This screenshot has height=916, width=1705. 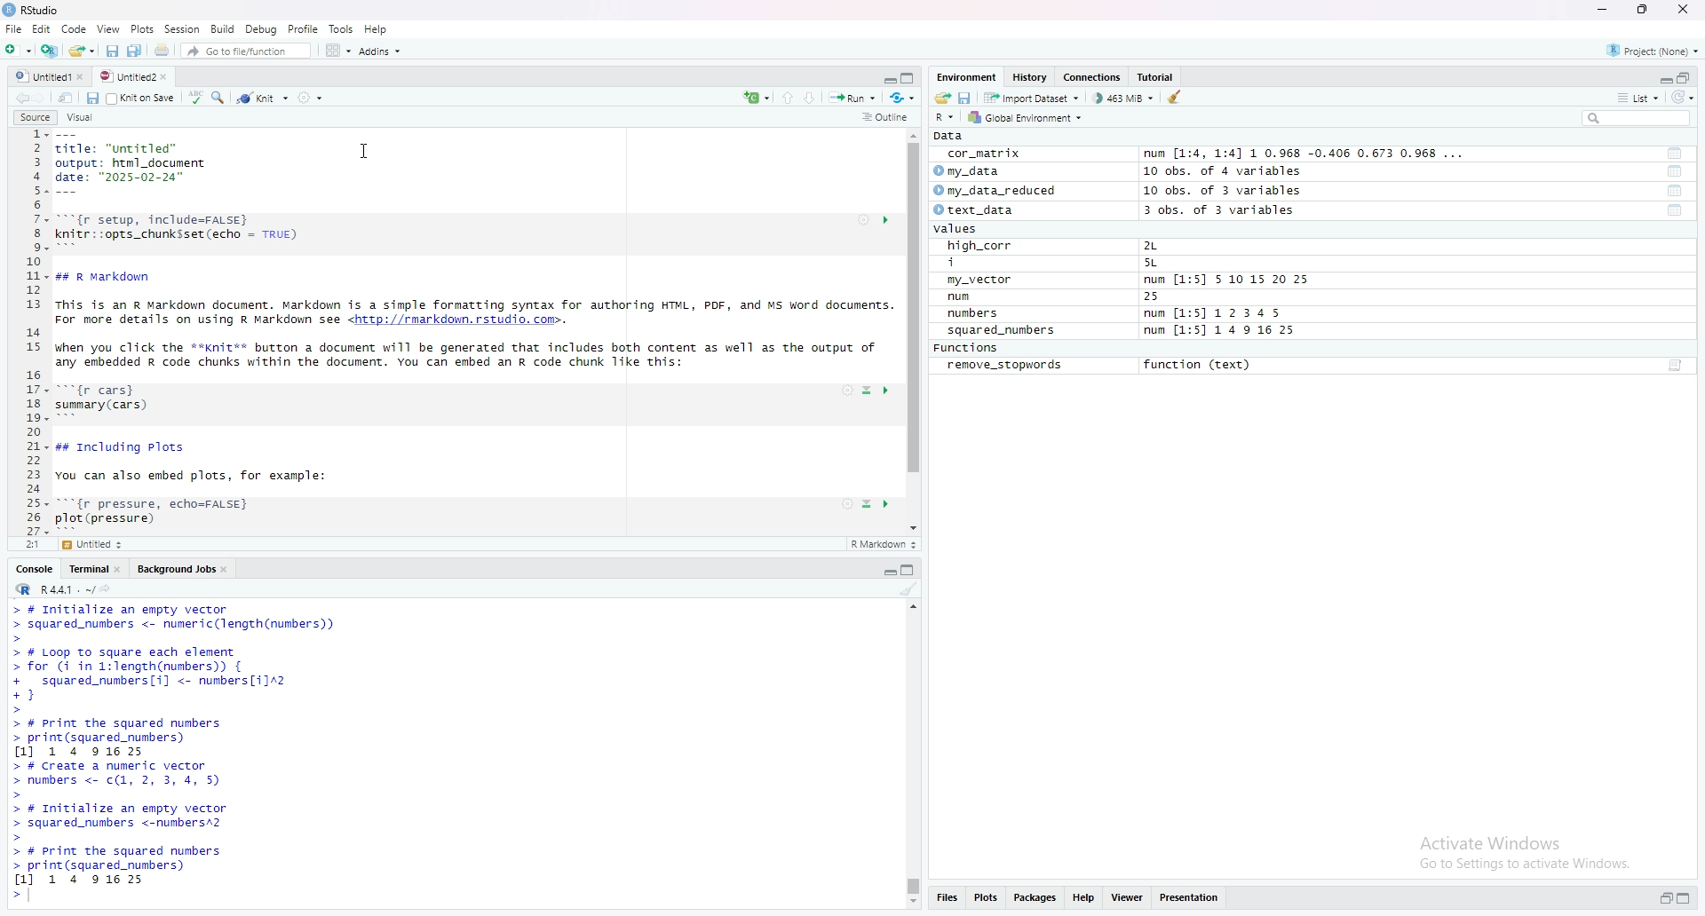 I want to click on Help, so click(x=375, y=28).